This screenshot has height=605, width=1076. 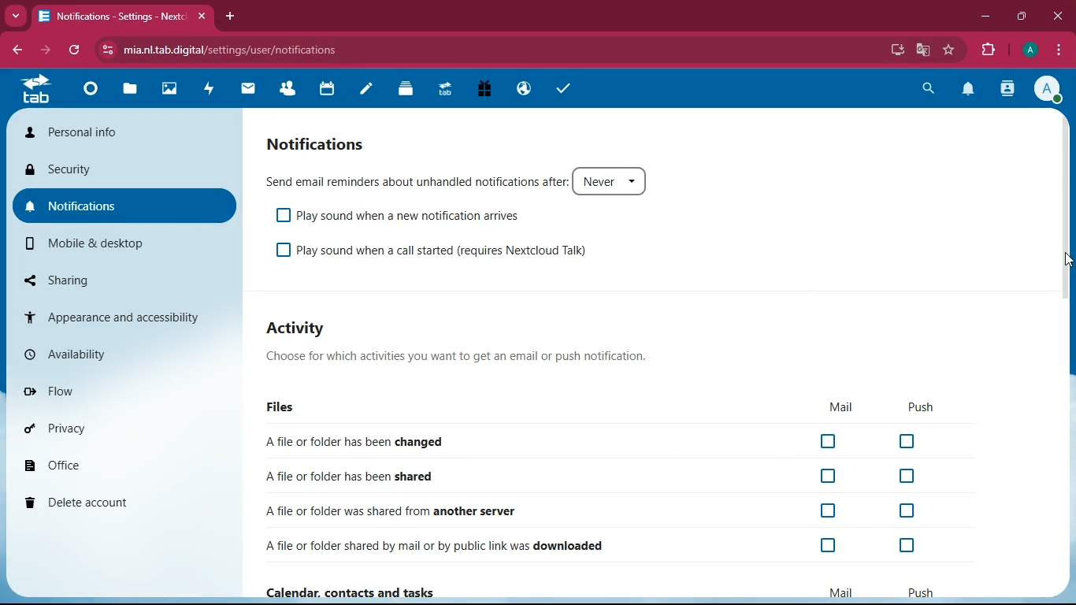 I want to click on notes, so click(x=365, y=91).